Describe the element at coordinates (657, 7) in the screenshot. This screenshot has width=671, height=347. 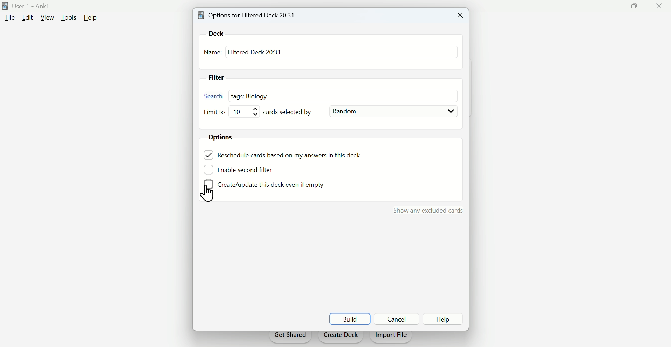
I see `Close` at that location.